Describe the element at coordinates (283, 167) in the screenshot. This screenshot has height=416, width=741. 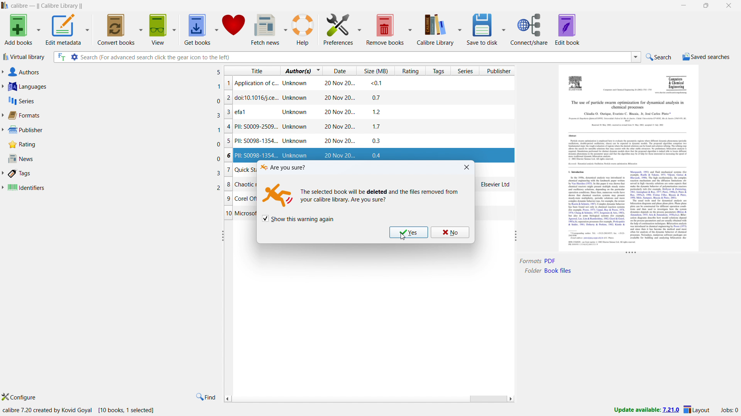
I see `Are you Sure?` at that location.